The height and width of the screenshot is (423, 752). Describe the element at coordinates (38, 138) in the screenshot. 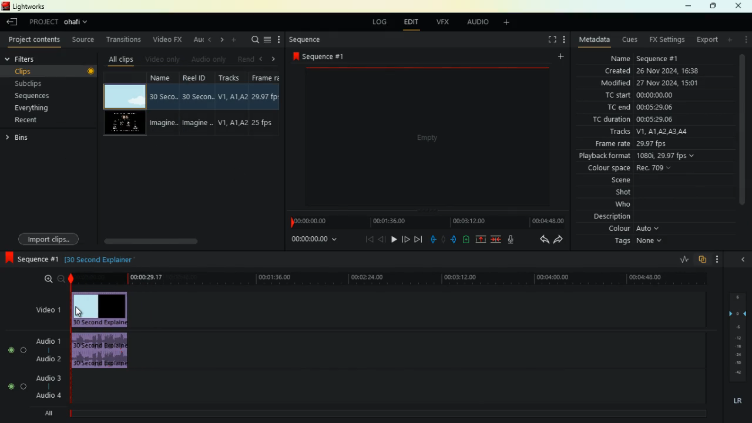

I see `bins` at that location.